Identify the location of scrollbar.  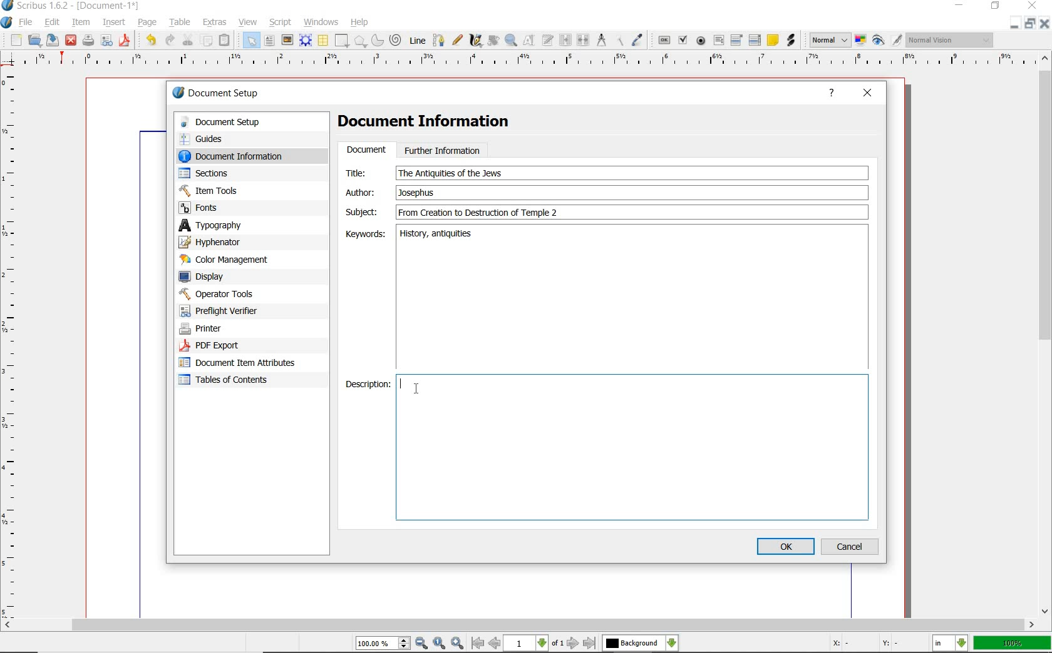
(519, 625).